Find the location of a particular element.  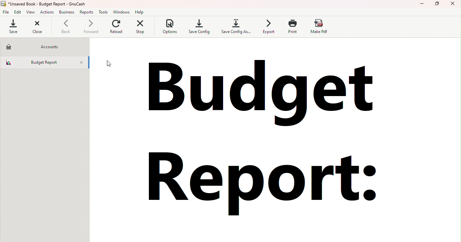

Maximize is located at coordinates (437, 5).